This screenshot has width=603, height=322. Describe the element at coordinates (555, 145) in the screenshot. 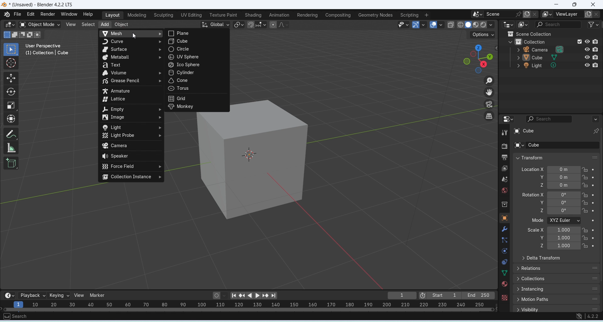

I see `Cube sub layer` at that location.